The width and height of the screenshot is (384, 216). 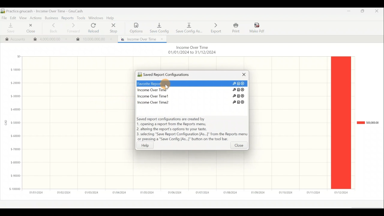 I want to click on Reports, so click(x=68, y=18).